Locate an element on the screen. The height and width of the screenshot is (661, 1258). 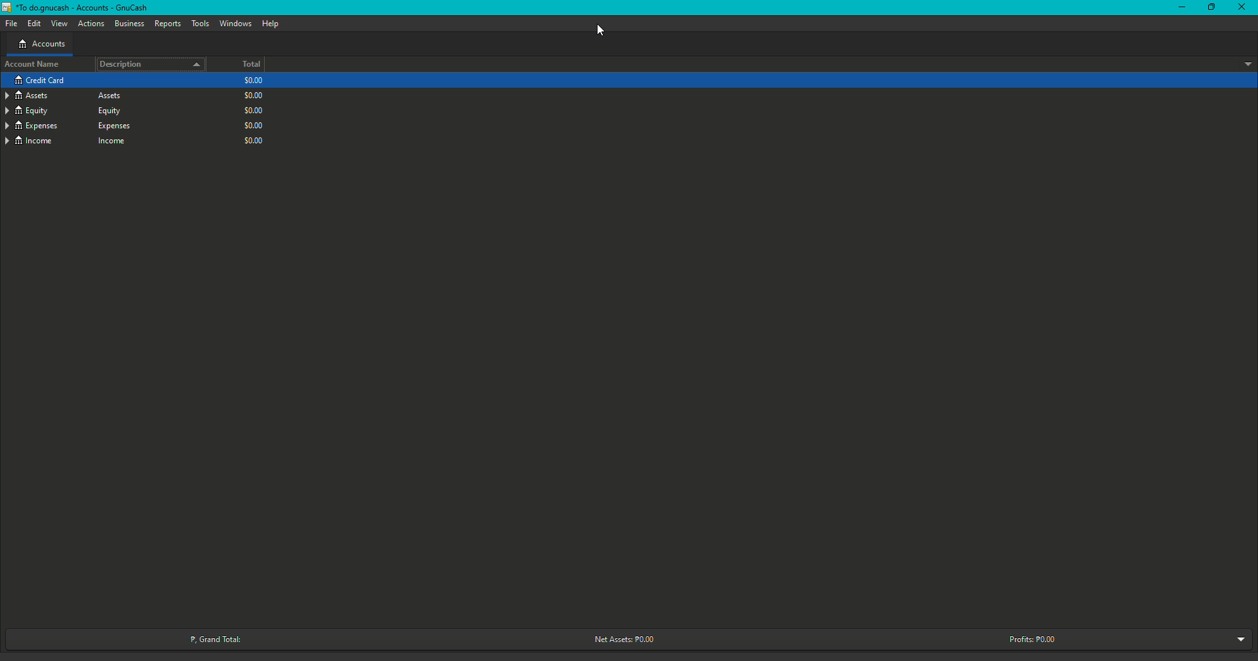
Edit is located at coordinates (32, 24).